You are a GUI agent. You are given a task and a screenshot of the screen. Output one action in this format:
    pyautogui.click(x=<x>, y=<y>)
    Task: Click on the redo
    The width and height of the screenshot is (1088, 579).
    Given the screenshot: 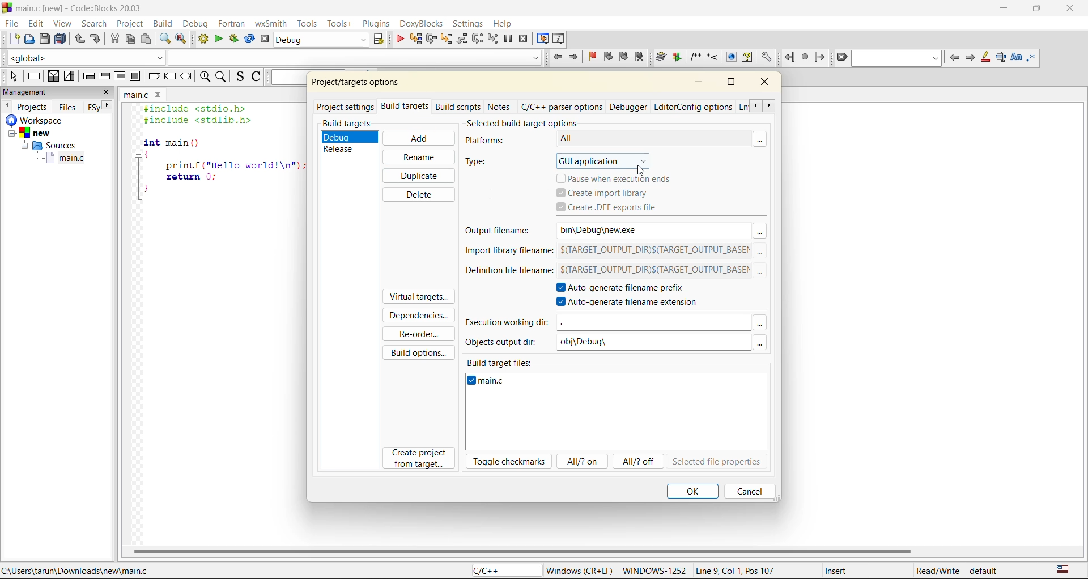 What is the action you would take?
    pyautogui.click(x=97, y=39)
    